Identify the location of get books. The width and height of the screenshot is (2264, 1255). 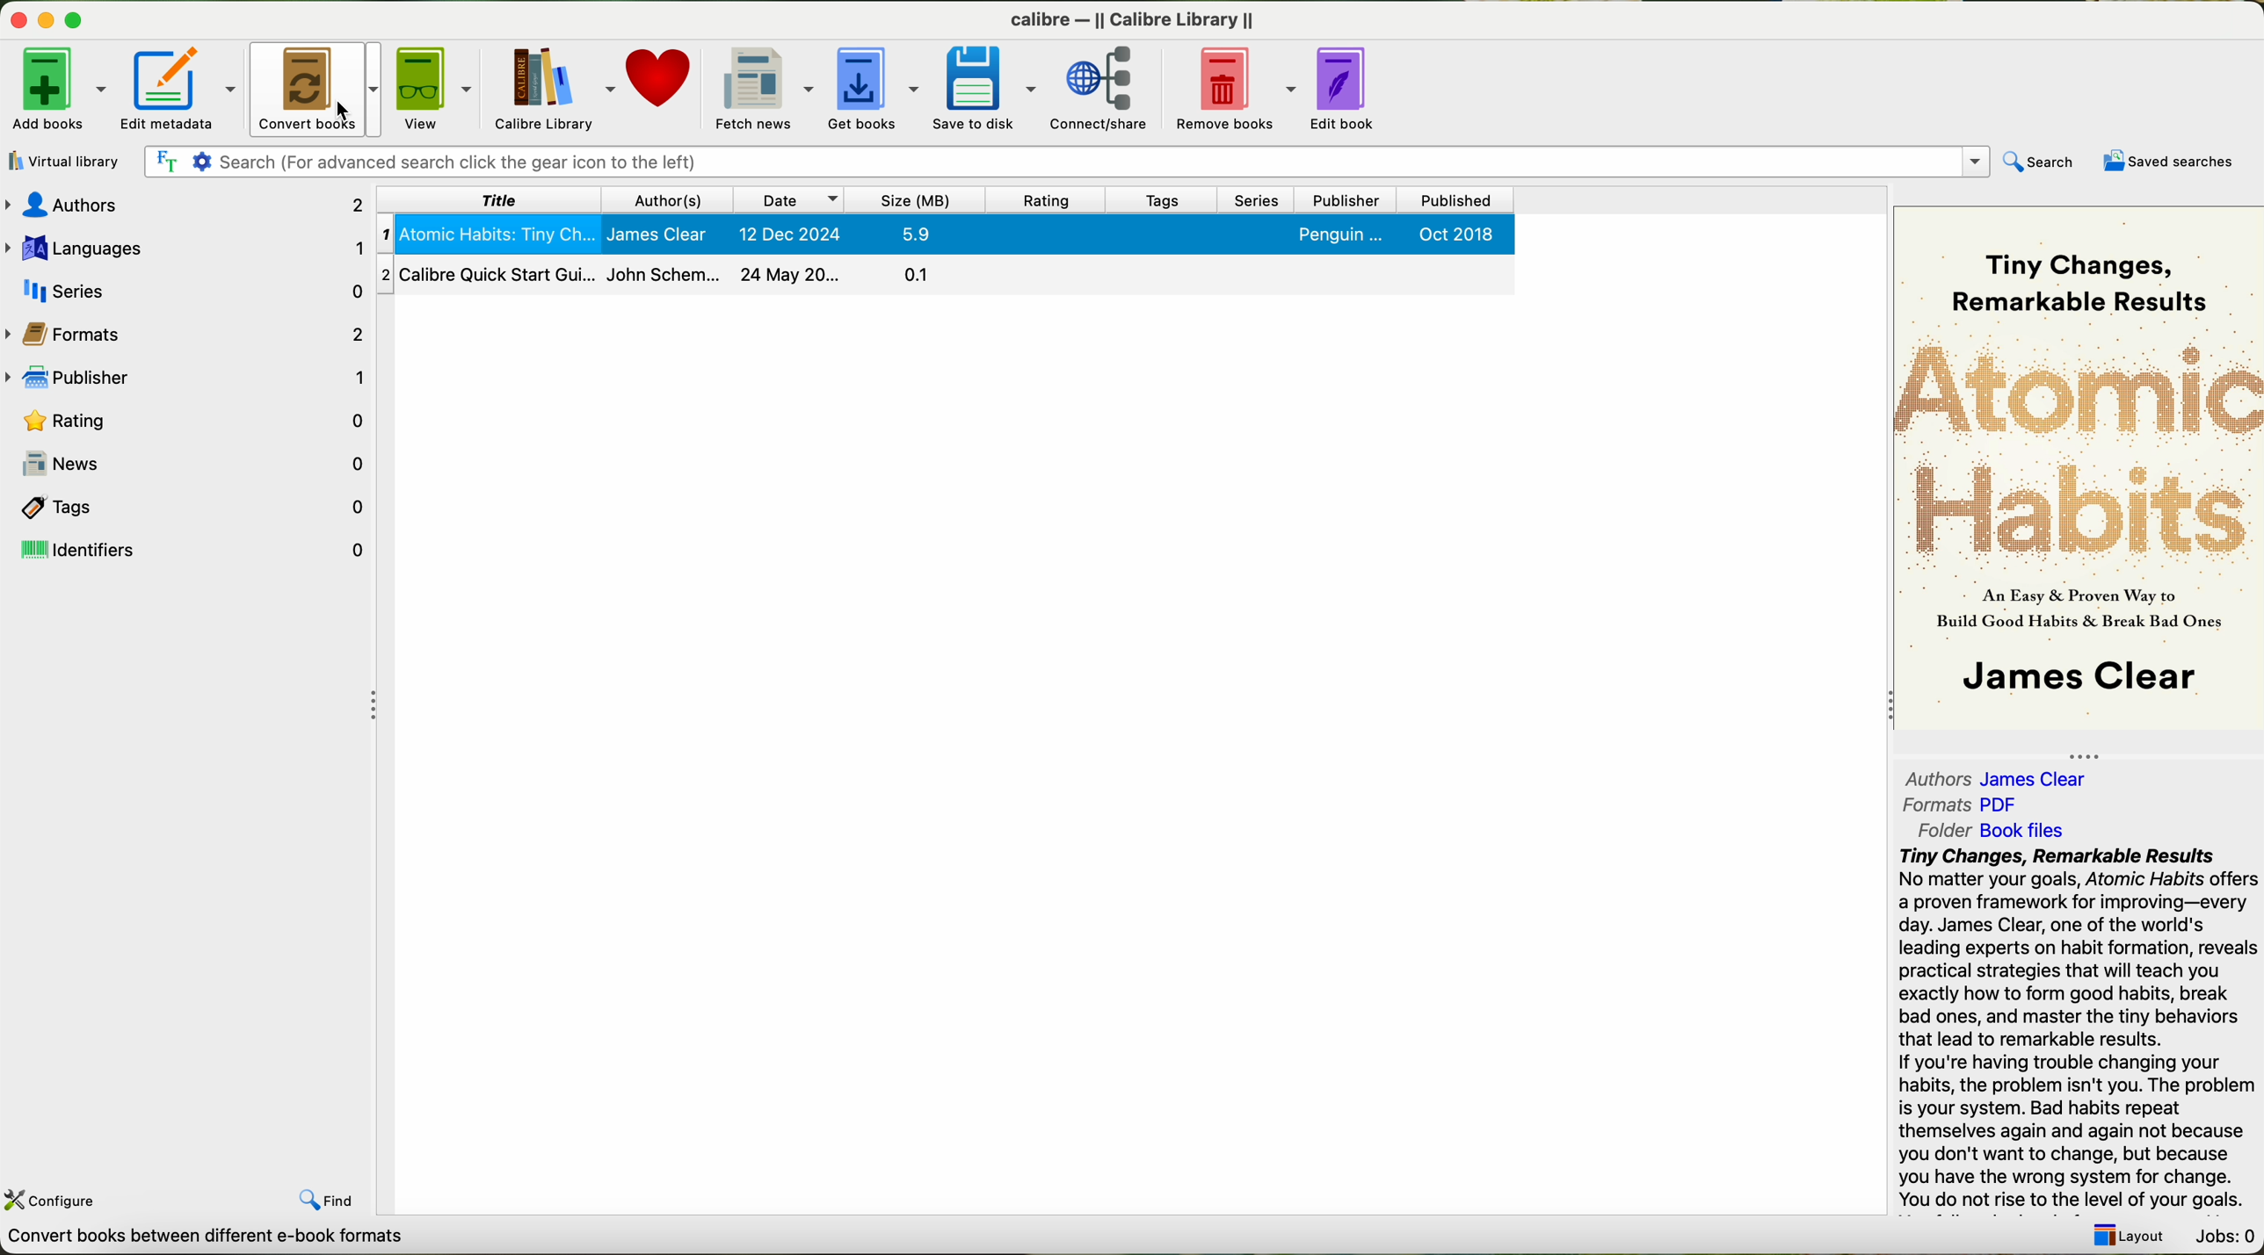
(875, 90).